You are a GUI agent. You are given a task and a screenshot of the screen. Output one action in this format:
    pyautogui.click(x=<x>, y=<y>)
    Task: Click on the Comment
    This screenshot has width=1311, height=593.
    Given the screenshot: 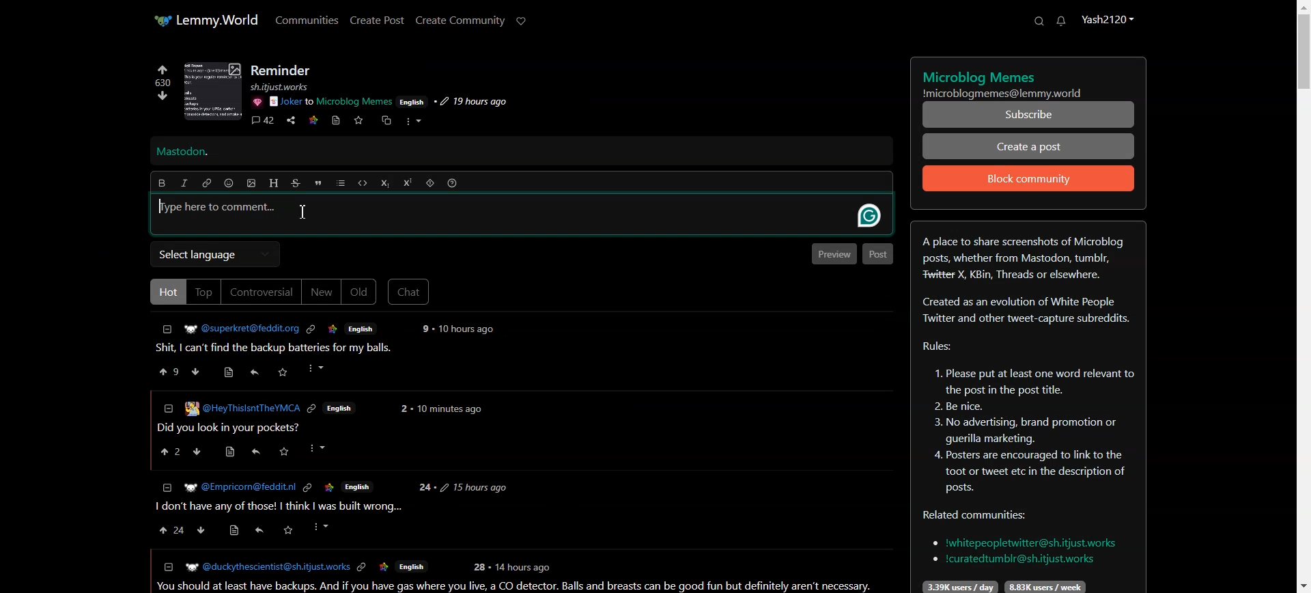 What is the action you would take?
    pyautogui.click(x=262, y=122)
    